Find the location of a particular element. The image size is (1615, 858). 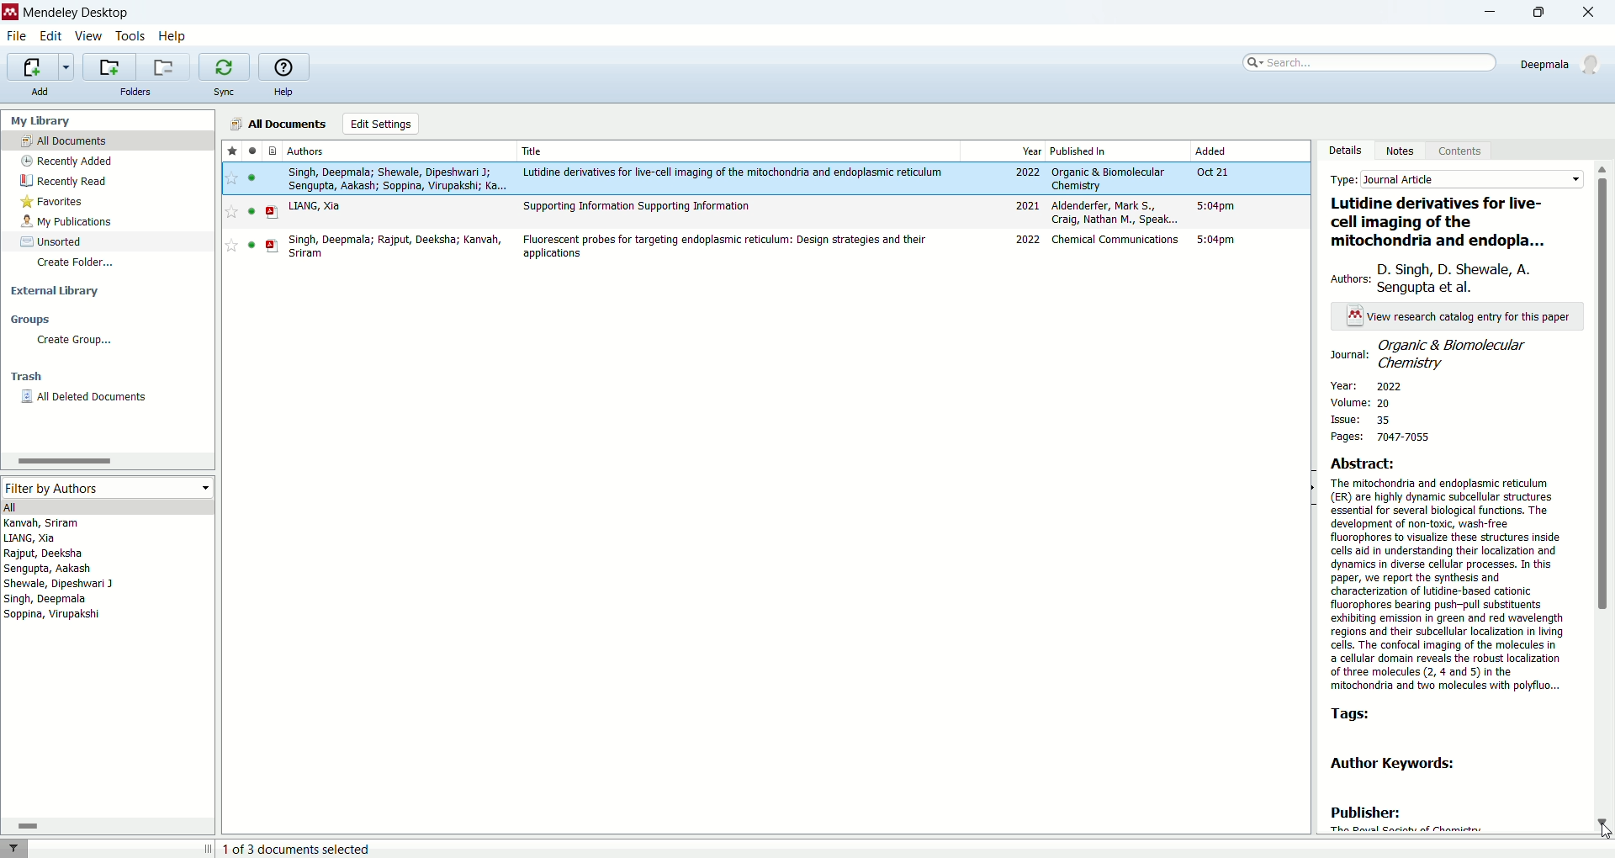

year is located at coordinates (1032, 151).